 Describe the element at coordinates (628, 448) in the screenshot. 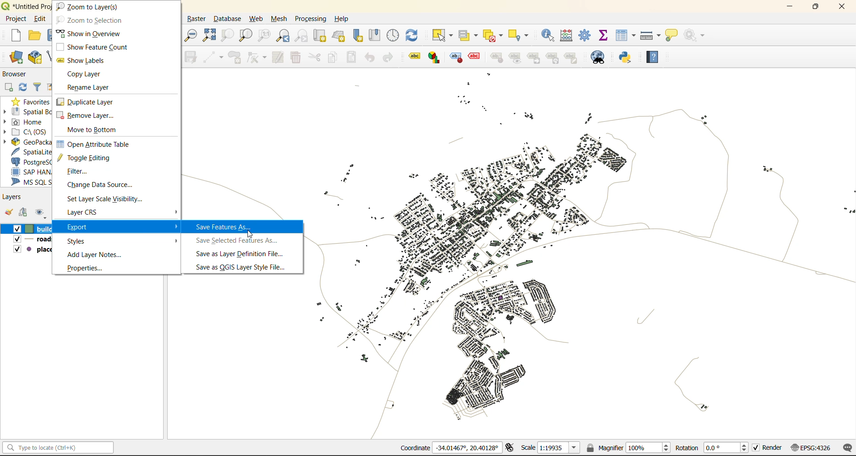

I see `magnifier` at that location.